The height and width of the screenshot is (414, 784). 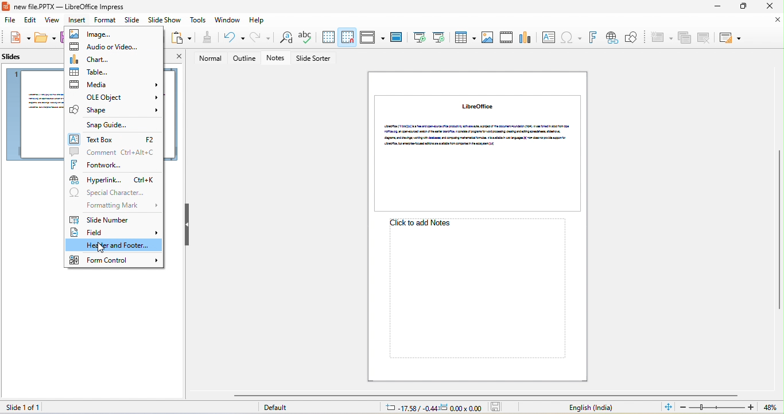 What do you see at coordinates (125, 205) in the screenshot?
I see `formatting mark` at bounding box center [125, 205].